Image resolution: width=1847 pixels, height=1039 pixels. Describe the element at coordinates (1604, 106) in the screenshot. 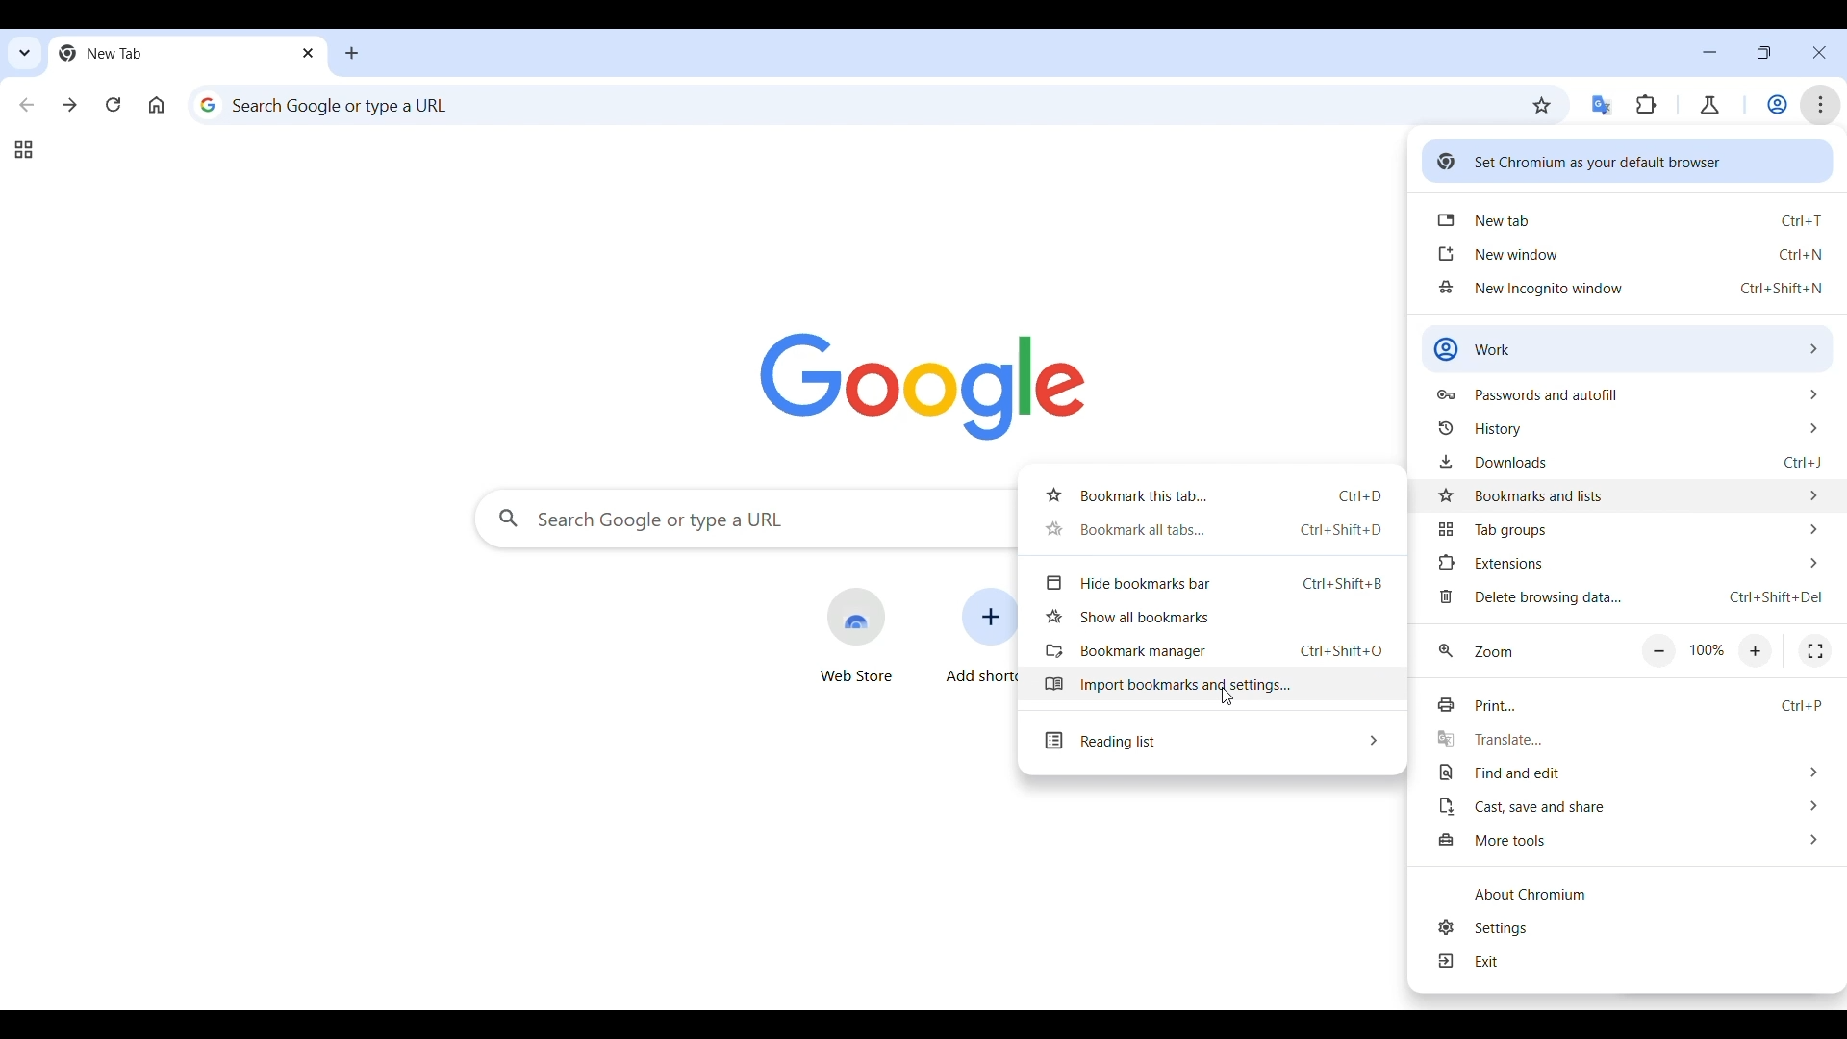

I see `Google translator extension` at that location.